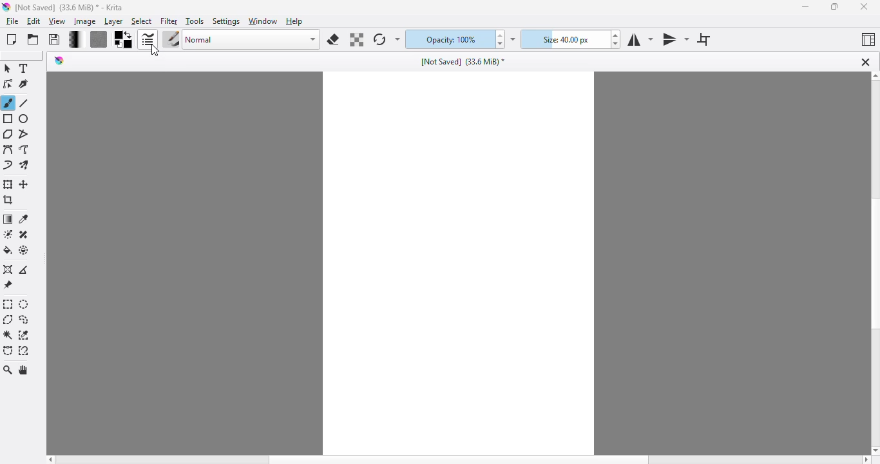  I want to click on crop the image to an area, so click(8, 200).